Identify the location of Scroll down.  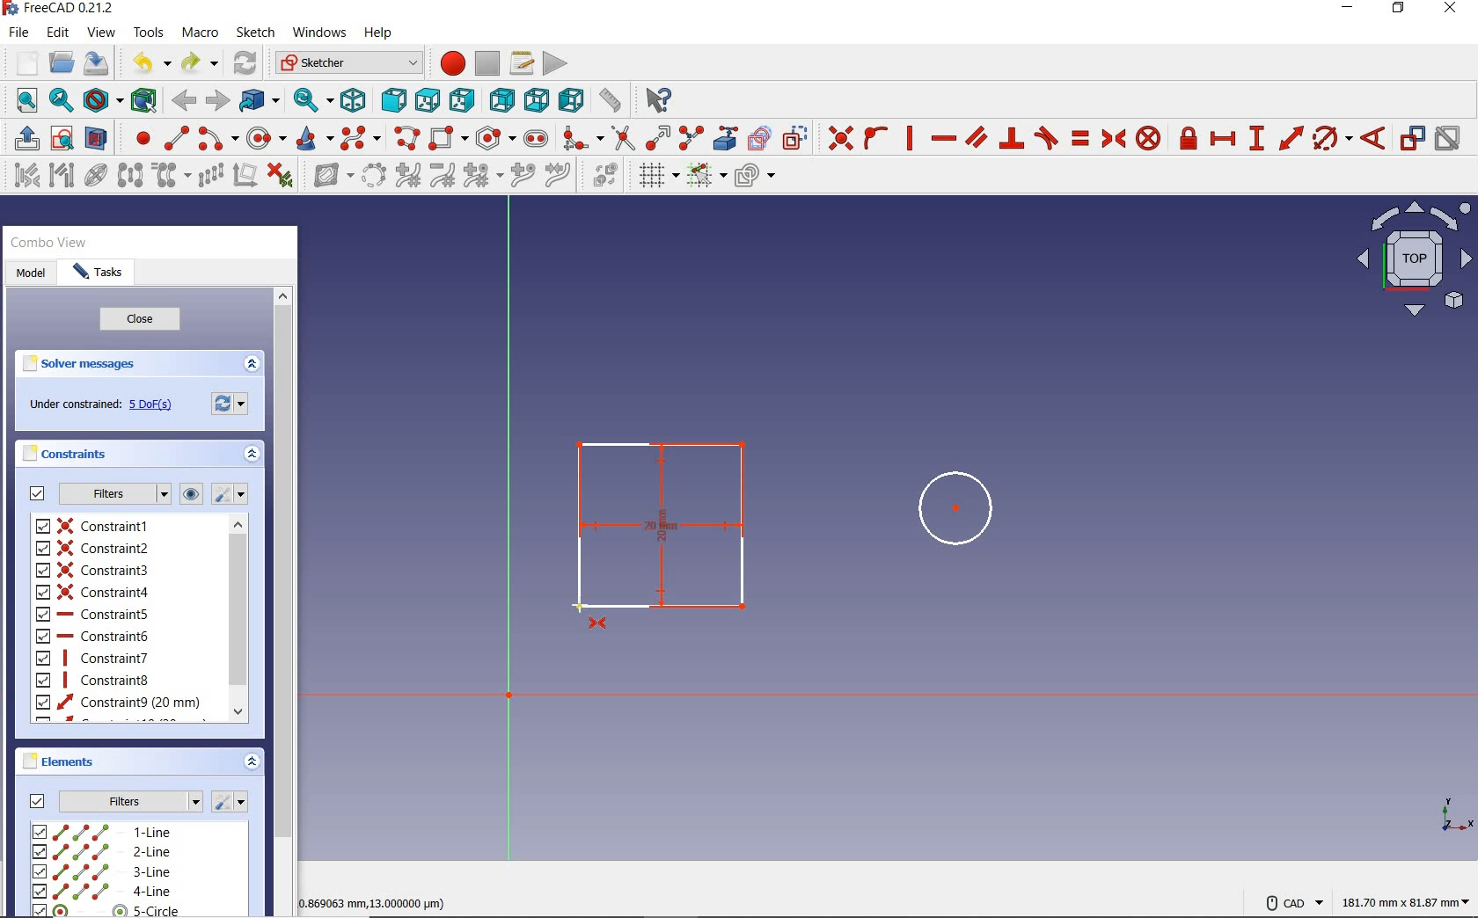
(238, 713).